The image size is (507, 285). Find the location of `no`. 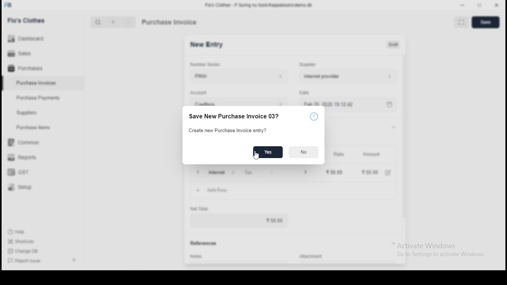

no is located at coordinates (304, 152).